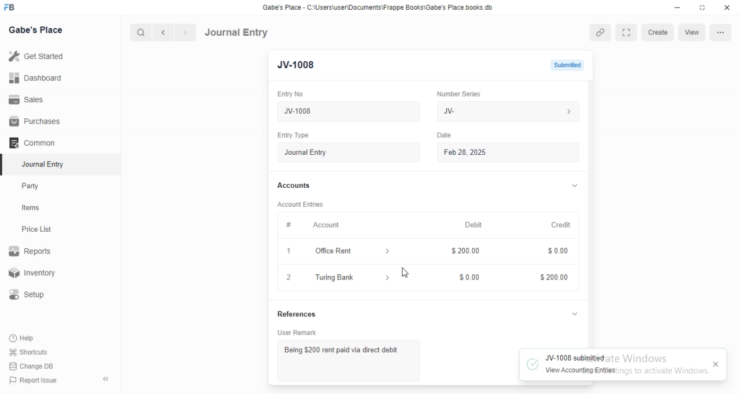 This screenshot has width=740, height=394. Describe the element at coordinates (719, 32) in the screenshot. I see `menu` at that location.